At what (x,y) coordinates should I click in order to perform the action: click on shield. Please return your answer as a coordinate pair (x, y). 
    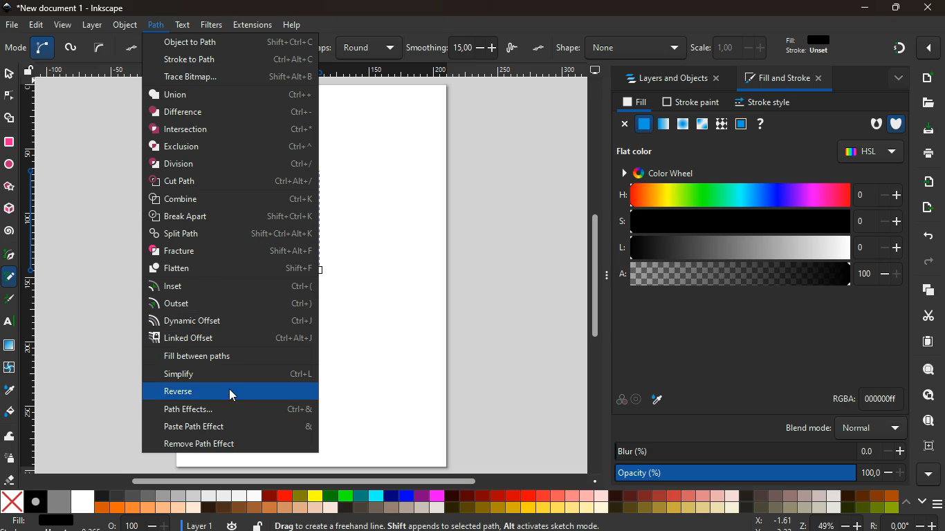
    Looking at the image, I should click on (897, 124).